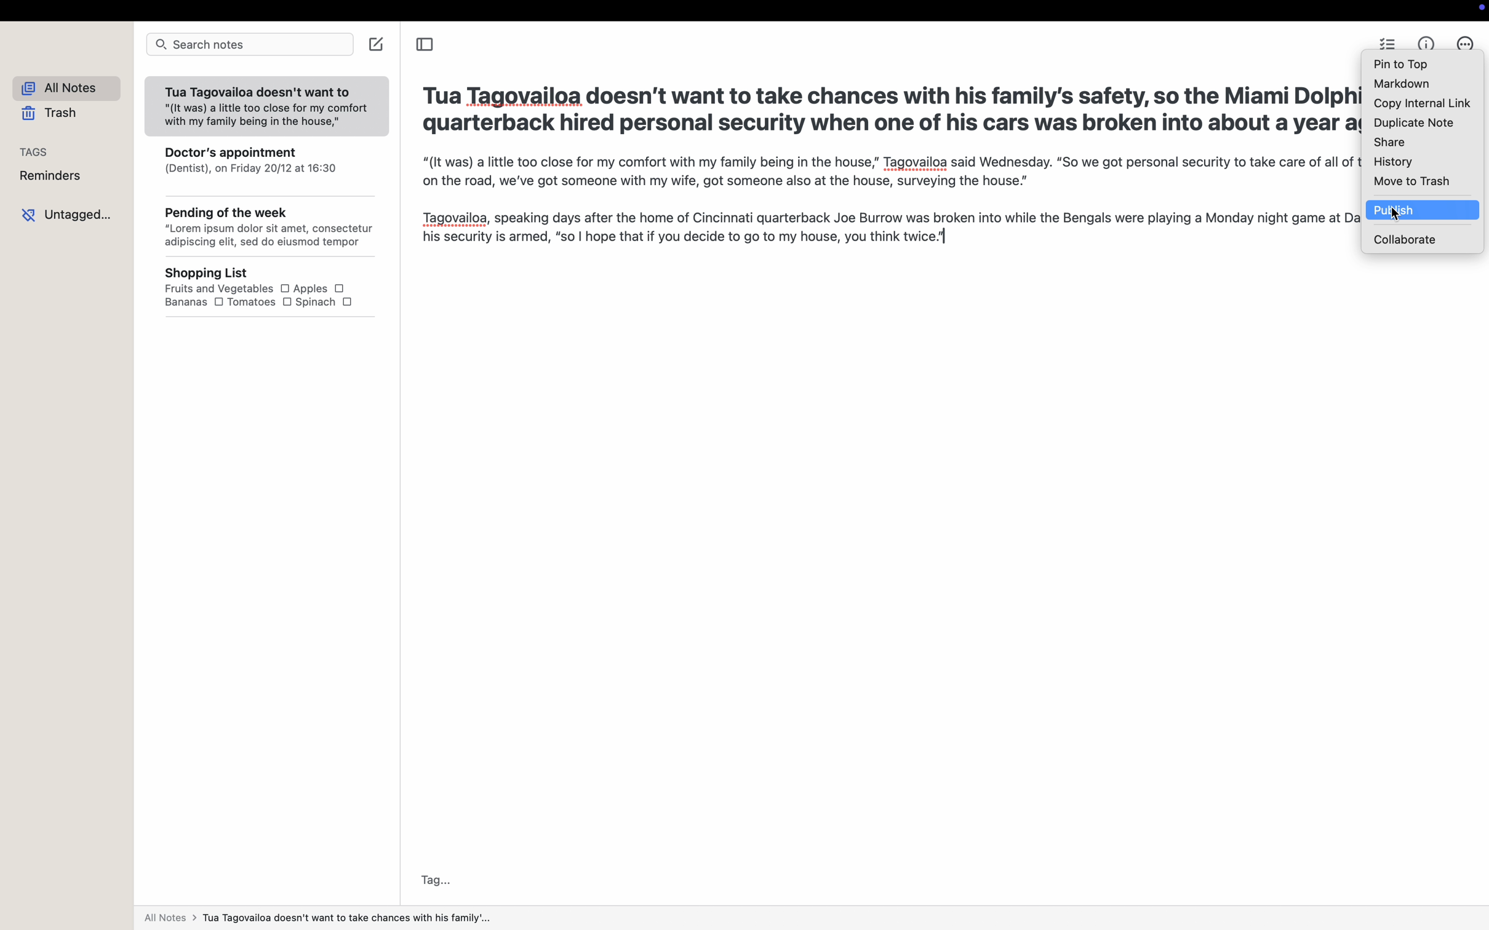 This screenshot has height=930, width=1489. What do you see at coordinates (1405, 239) in the screenshot?
I see `collaborate` at bounding box center [1405, 239].